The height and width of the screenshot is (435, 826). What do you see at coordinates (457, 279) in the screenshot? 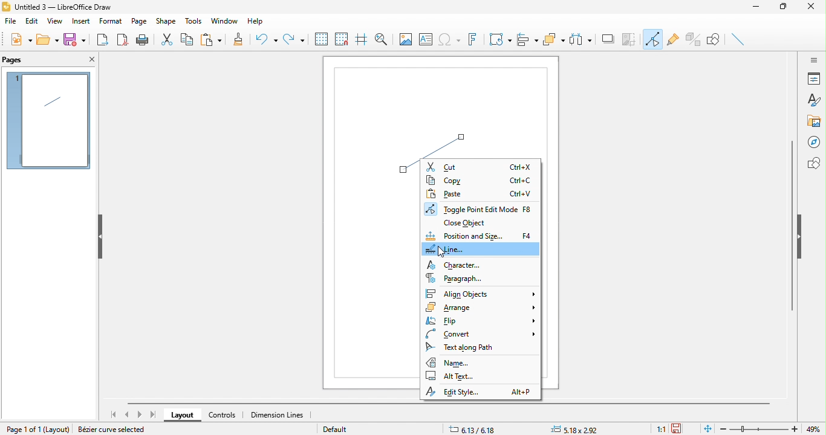
I see `paragraph` at bounding box center [457, 279].